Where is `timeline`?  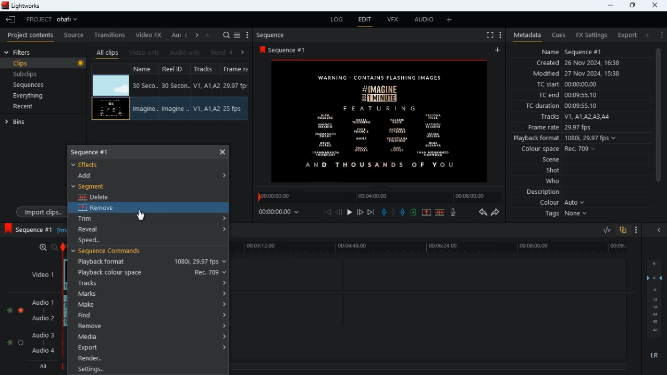
timeline is located at coordinates (380, 196).